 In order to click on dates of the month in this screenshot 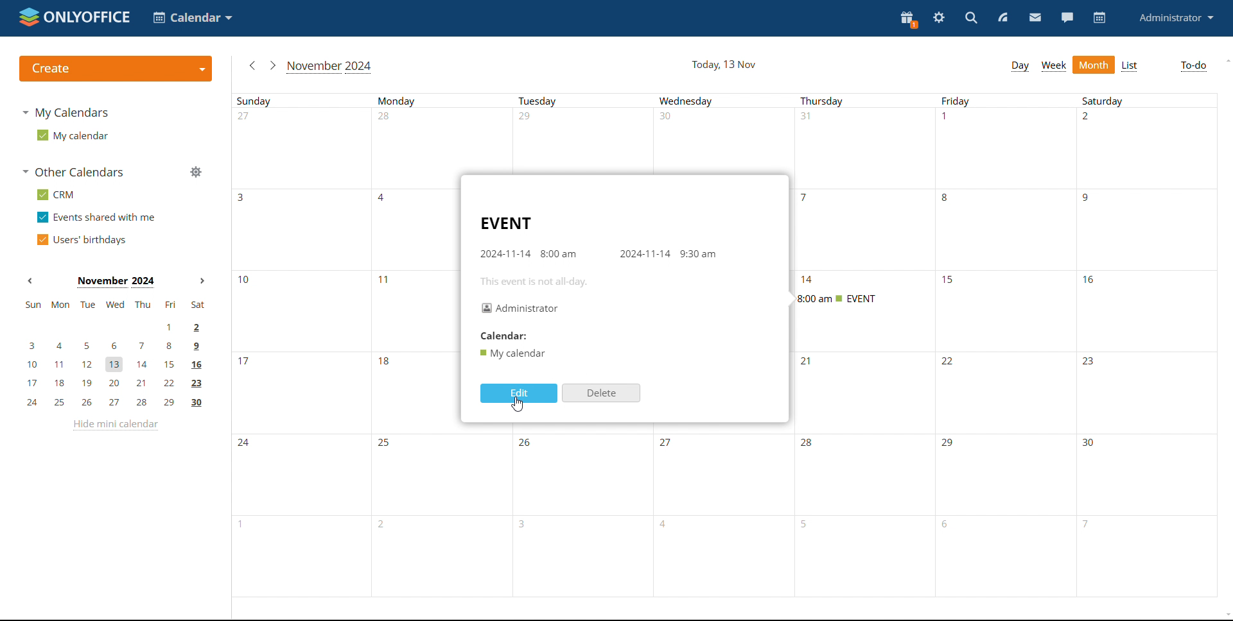, I will do `click(730, 471)`.